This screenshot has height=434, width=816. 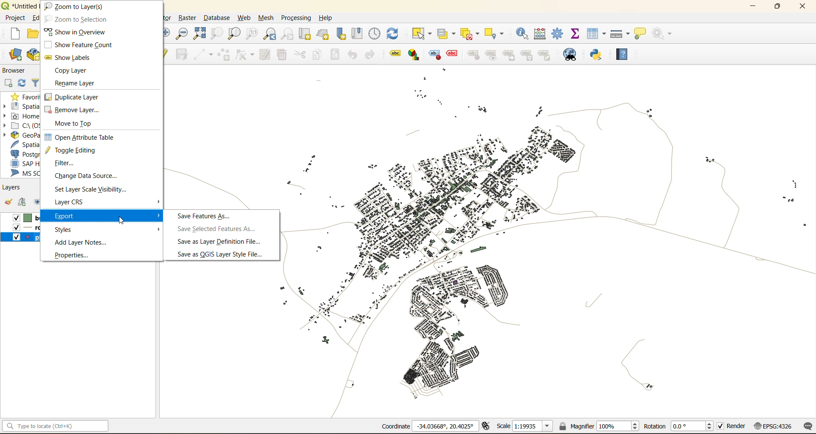 I want to click on open, so click(x=8, y=203).